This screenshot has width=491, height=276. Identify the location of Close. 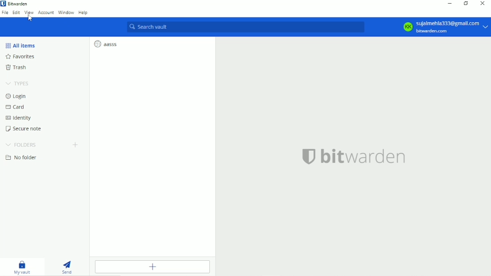
(482, 4).